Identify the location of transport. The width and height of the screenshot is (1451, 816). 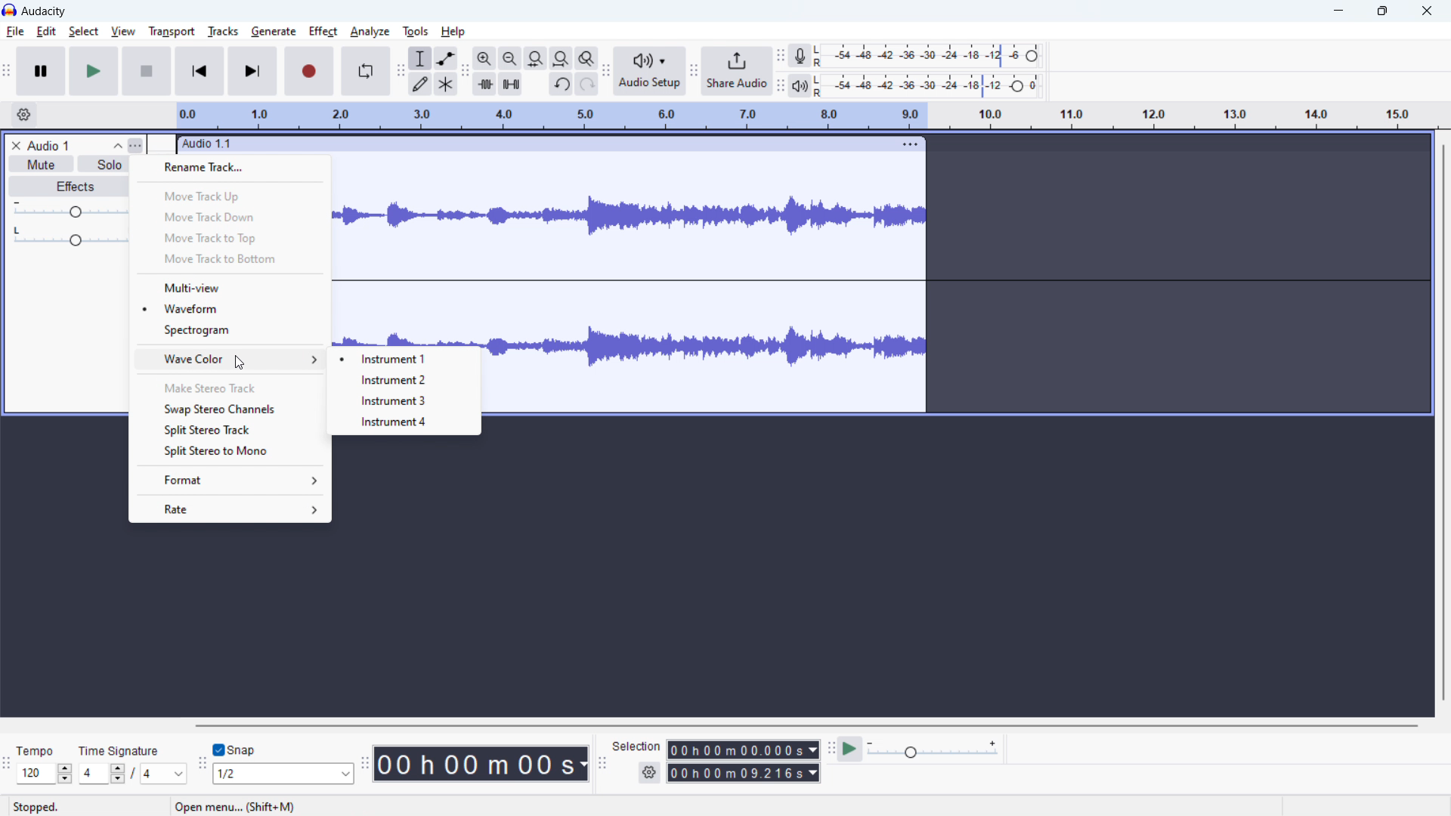
(172, 32).